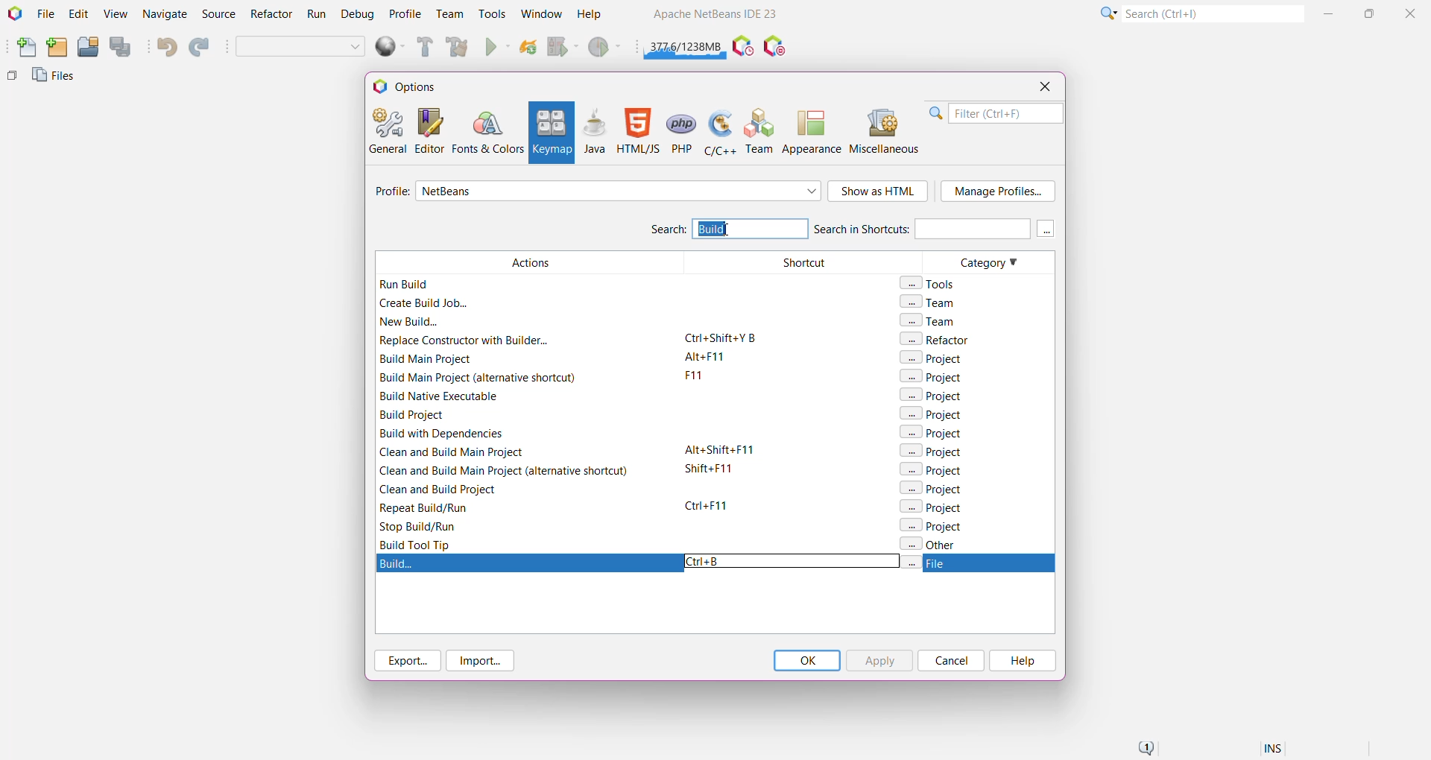 Image resolution: width=1431 pixels, height=760 pixels. What do you see at coordinates (951, 660) in the screenshot?
I see `Cancel` at bounding box center [951, 660].